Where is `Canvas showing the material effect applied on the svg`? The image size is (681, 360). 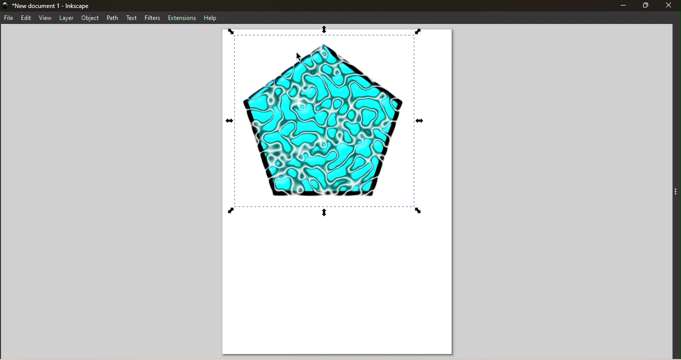
Canvas showing the material effect applied on the svg is located at coordinates (340, 191).